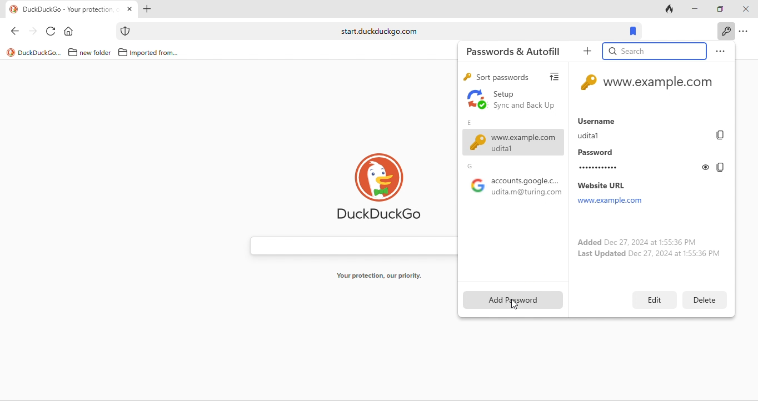  Describe the element at coordinates (602, 185) in the screenshot. I see `website url` at that location.